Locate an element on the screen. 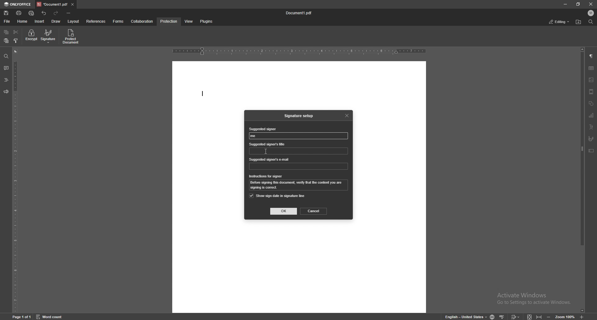  signature is located at coordinates (49, 36).